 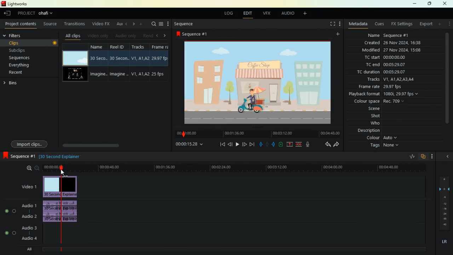 I want to click on time, so click(x=192, y=144).